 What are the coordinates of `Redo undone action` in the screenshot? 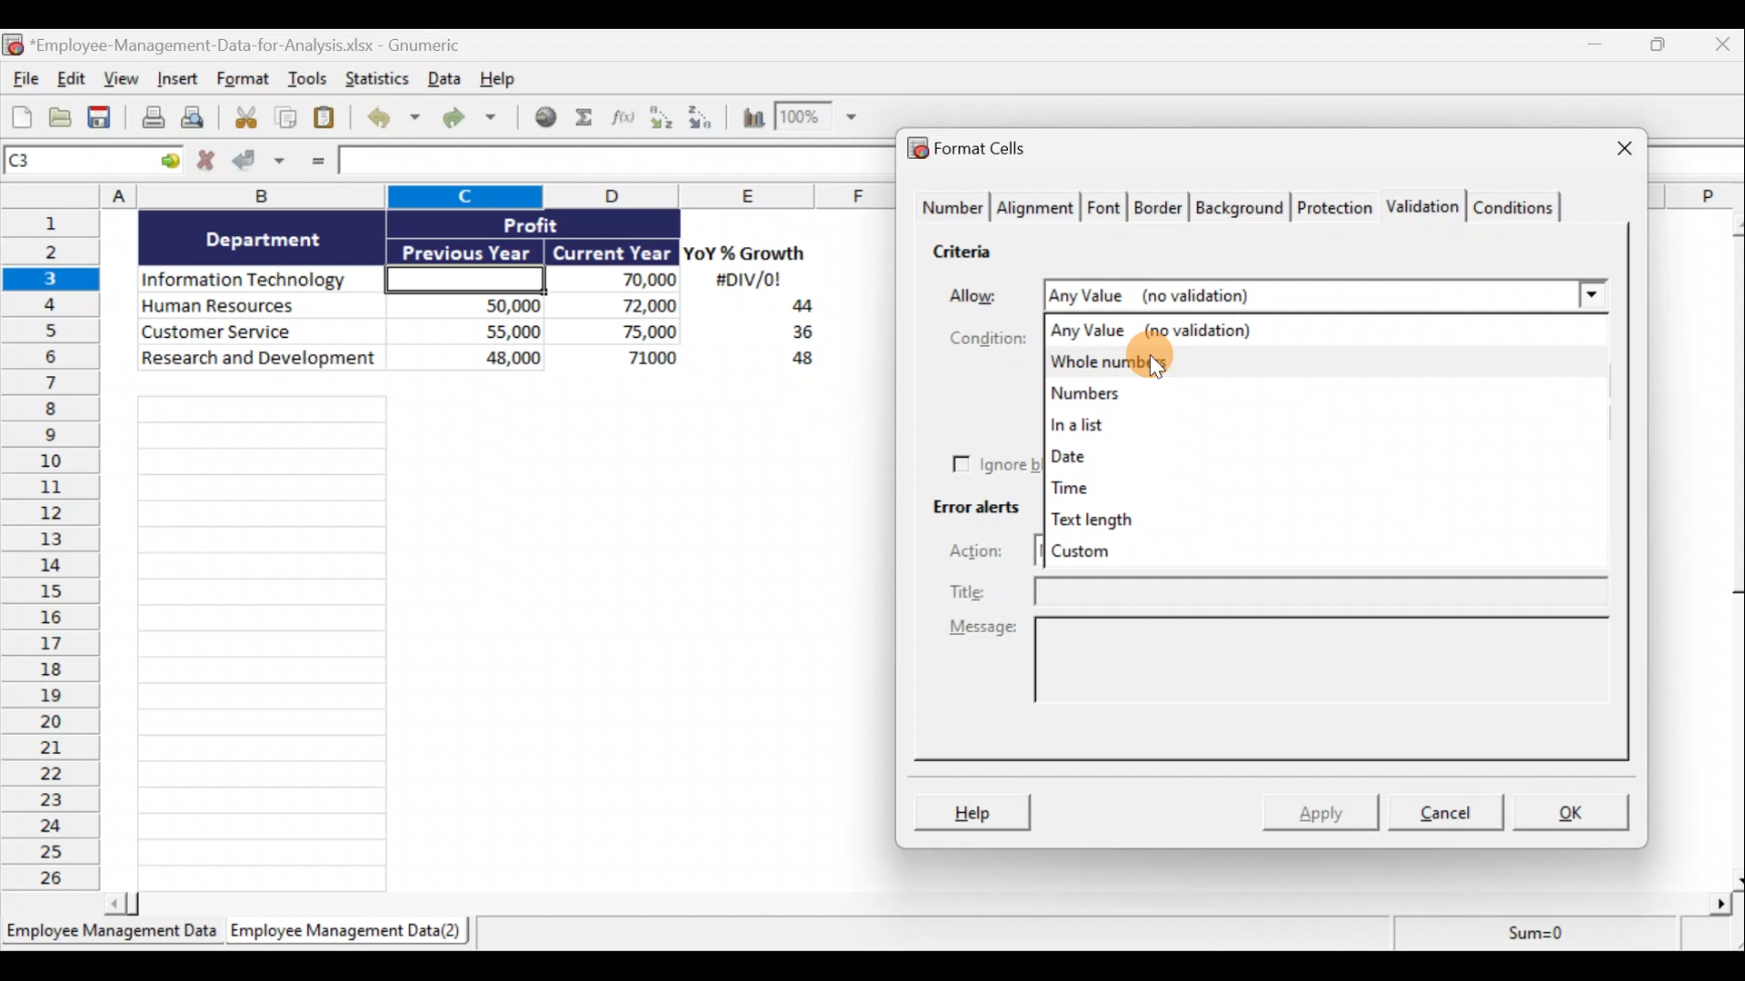 It's located at (477, 118).